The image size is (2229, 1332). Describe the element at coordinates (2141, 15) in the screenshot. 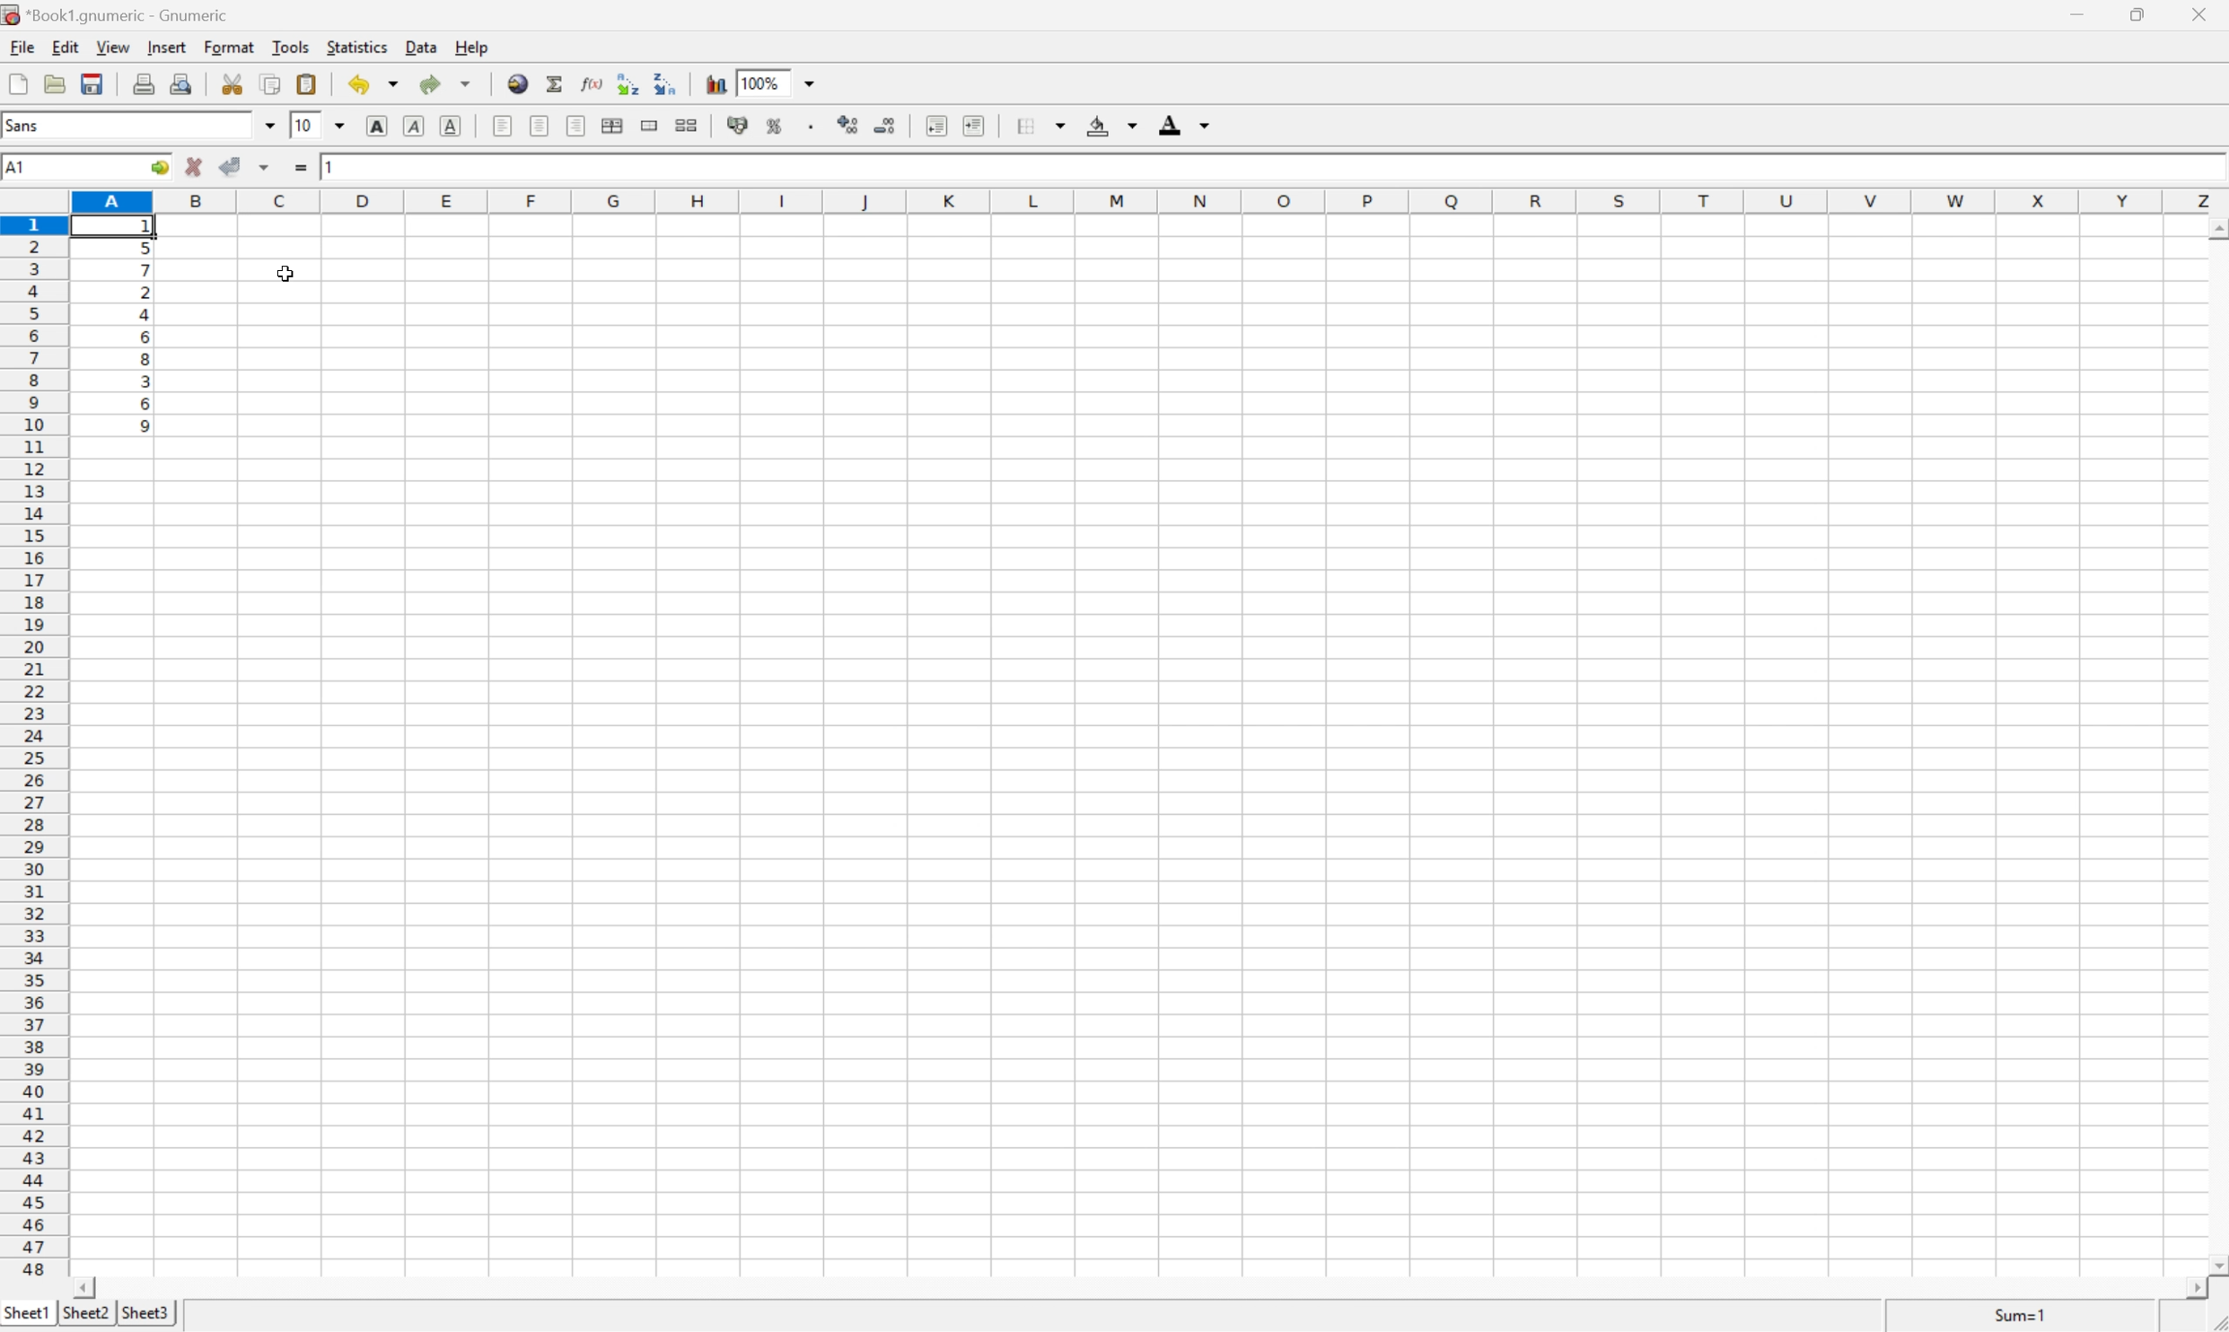

I see `restore down` at that location.